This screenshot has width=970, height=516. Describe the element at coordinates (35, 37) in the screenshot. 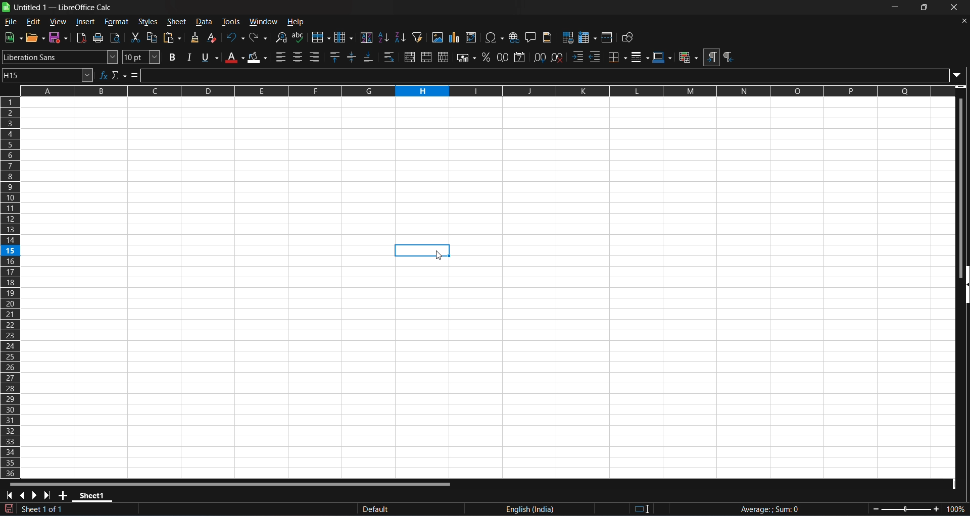

I see `open` at that location.